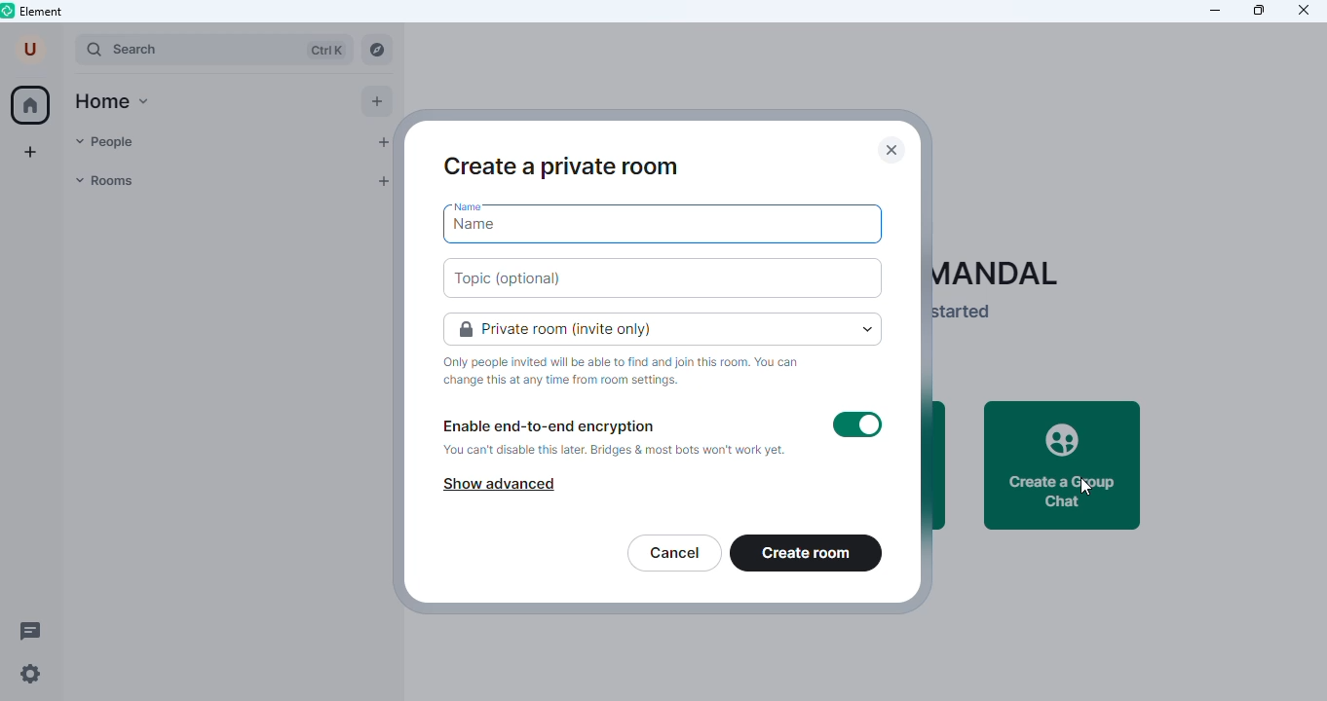 This screenshot has width=1327, height=701. What do you see at coordinates (627, 378) in the screenshot?
I see `text on private room` at bounding box center [627, 378].